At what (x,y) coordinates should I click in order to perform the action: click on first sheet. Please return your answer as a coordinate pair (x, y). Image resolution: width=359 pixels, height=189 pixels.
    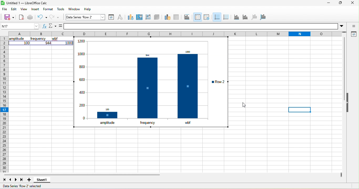
    Looking at the image, I should click on (4, 180).